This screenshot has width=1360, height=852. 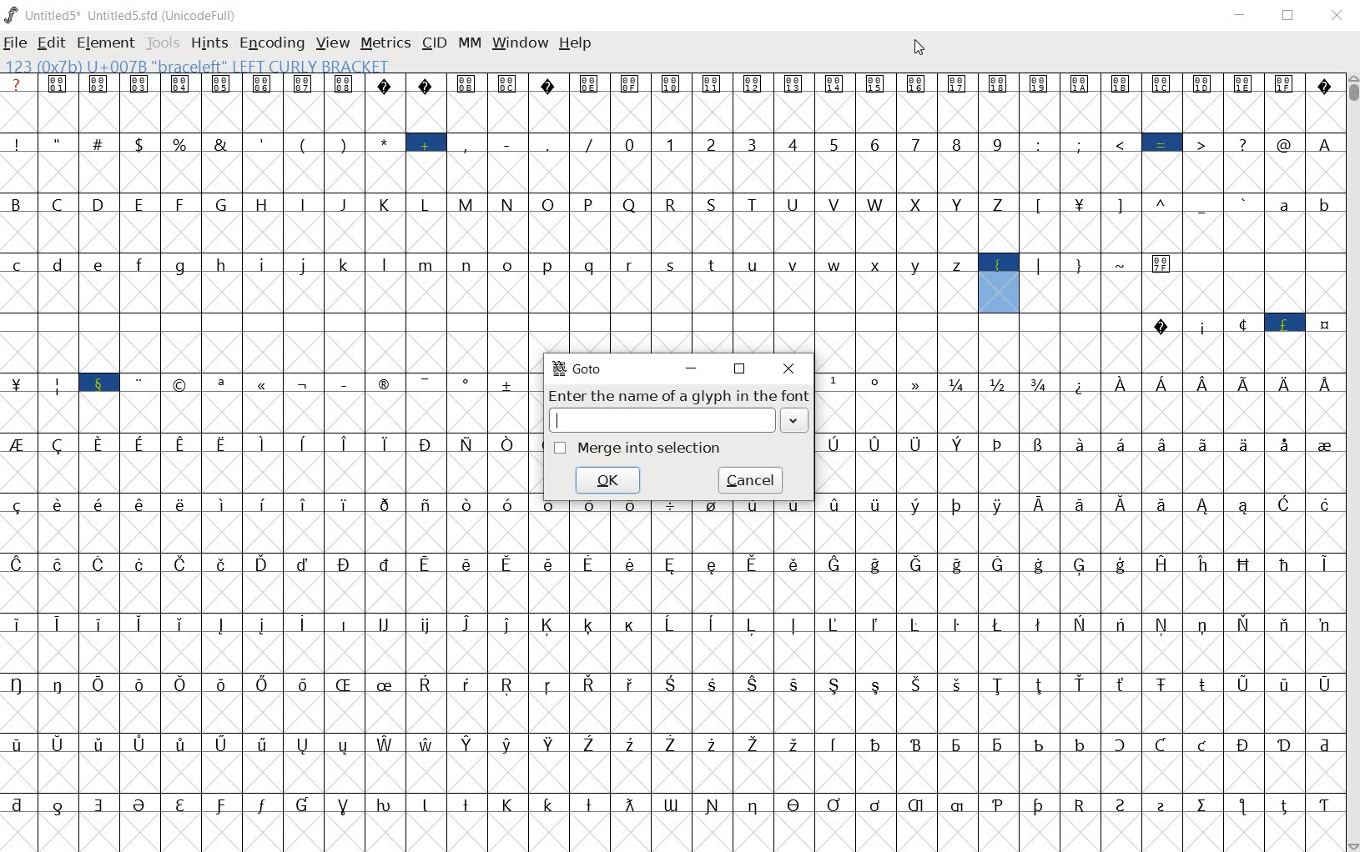 What do you see at coordinates (692, 368) in the screenshot?
I see `MINIMIZE` at bounding box center [692, 368].